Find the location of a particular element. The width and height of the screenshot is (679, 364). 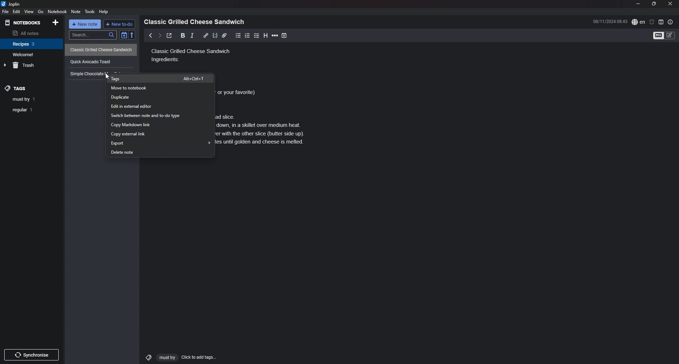

checkbox is located at coordinates (257, 35).